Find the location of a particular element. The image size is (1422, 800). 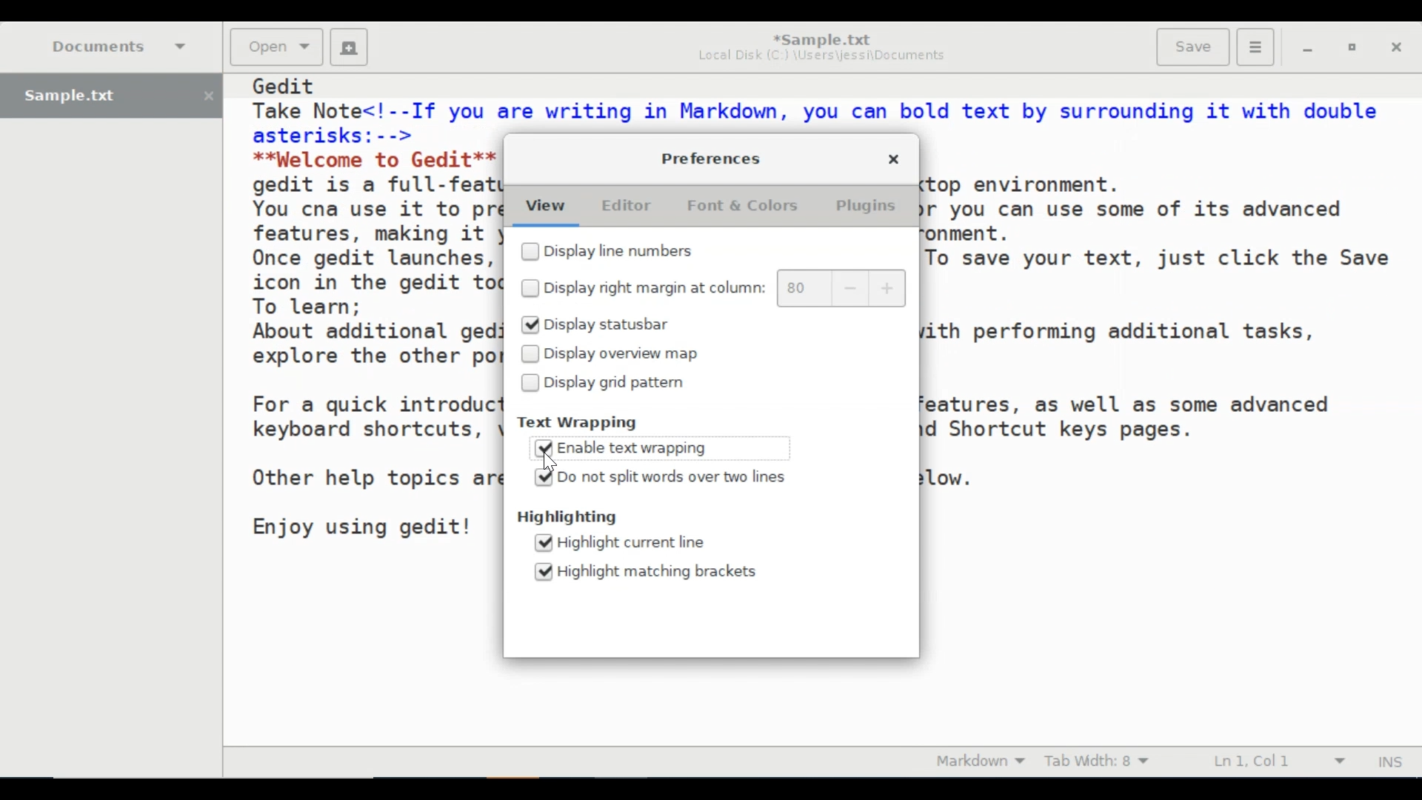

(un)select Display margin at column  is located at coordinates (643, 287).